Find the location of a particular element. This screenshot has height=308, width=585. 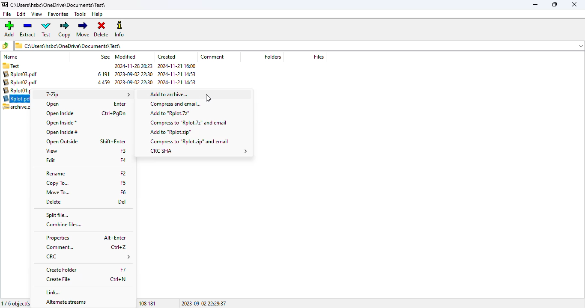

current folder is located at coordinates (59, 5).